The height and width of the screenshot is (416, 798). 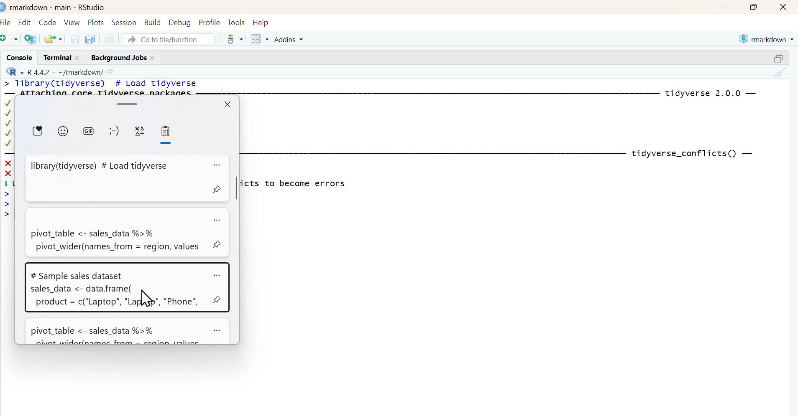 What do you see at coordinates (92, 6) in the screenshot?
I see `RStudio` at bounding box center [92, 6].